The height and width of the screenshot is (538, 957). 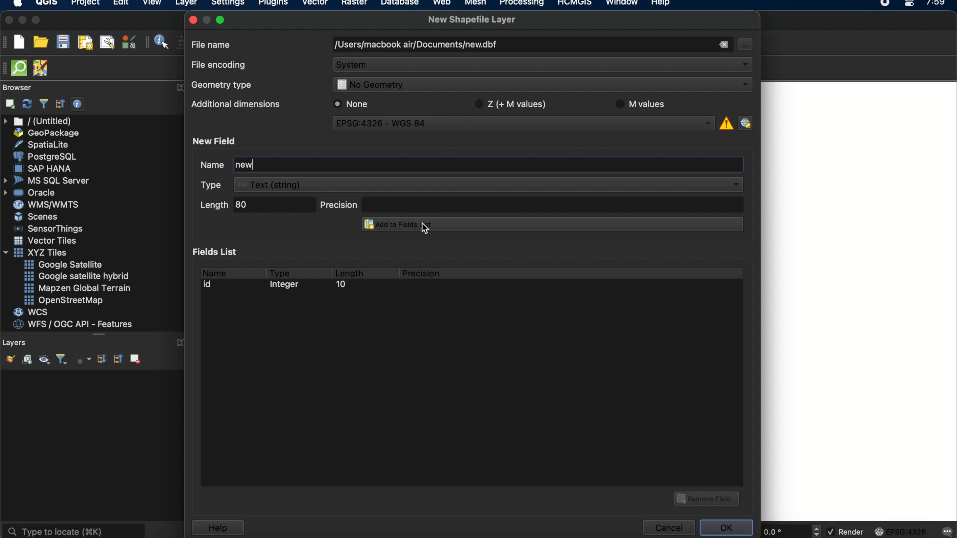 What do you see at coordinates (8, 104) in the screenshot?
I see `add selected layers` at bounding box center [8, 104].